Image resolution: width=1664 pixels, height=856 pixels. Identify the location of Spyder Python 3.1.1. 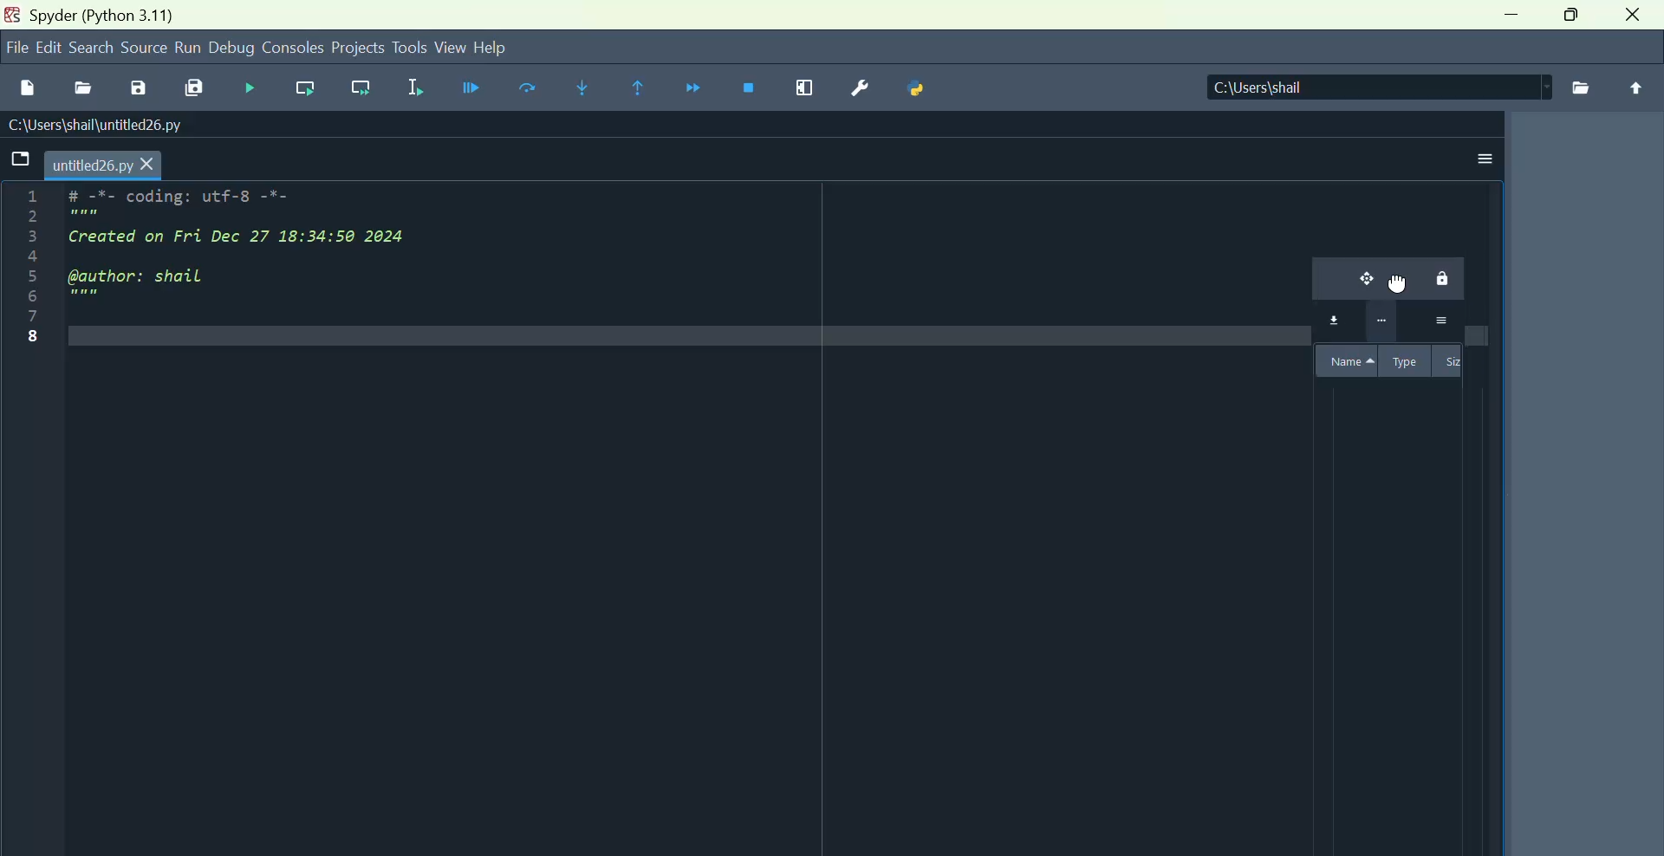
(101, 14).